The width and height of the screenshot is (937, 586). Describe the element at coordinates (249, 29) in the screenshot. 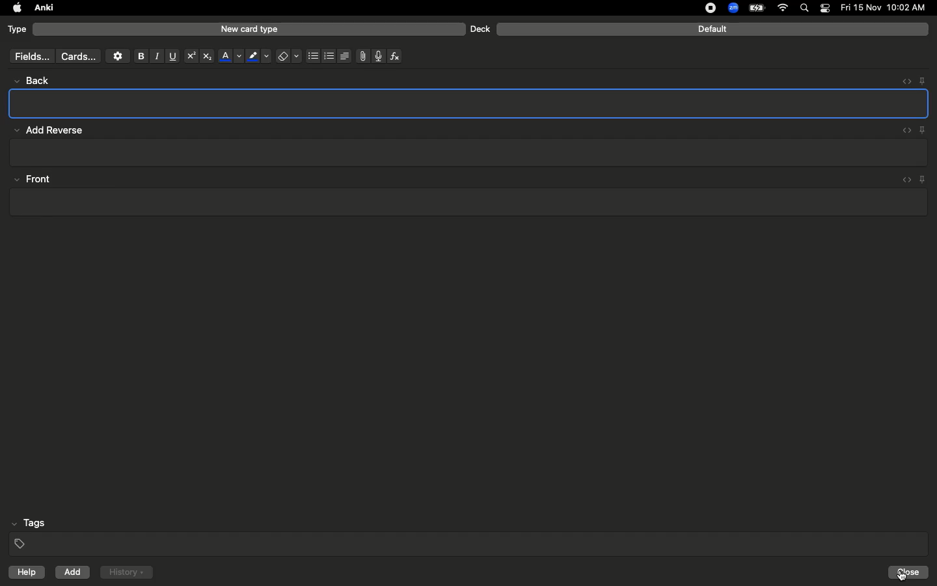

I see `New card type` at that location.